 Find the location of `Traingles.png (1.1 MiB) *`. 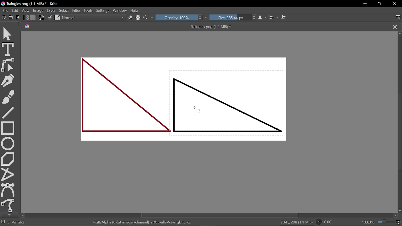

Traingles.png (1.1 MiB) * is located at coordinates (136, 27).